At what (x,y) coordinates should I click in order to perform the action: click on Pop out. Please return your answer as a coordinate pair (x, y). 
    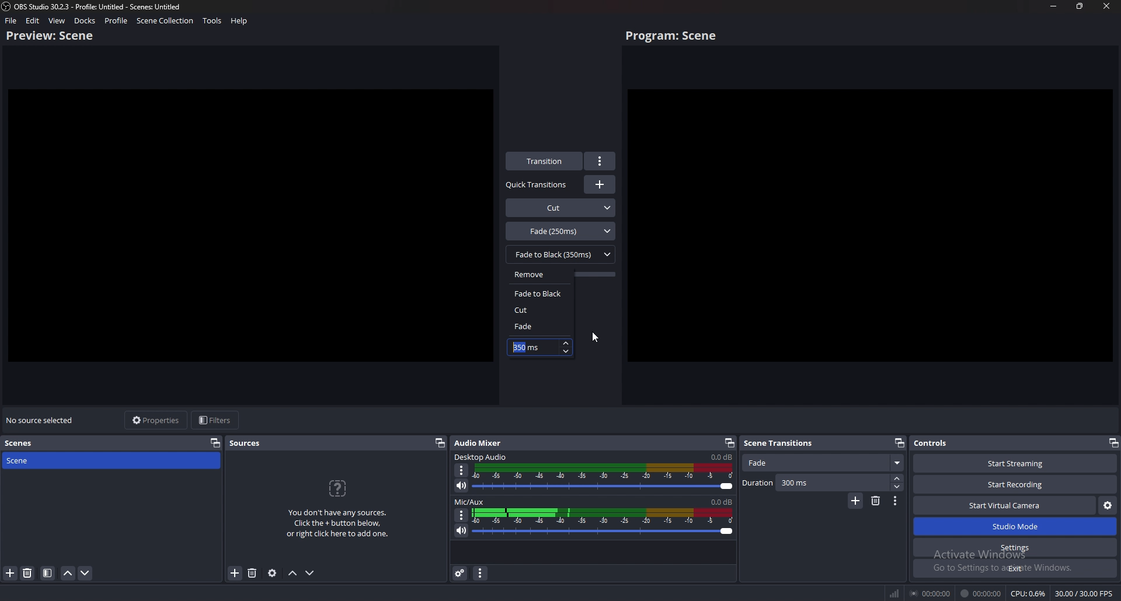
    Looking at the image, I should click on (899, 442).